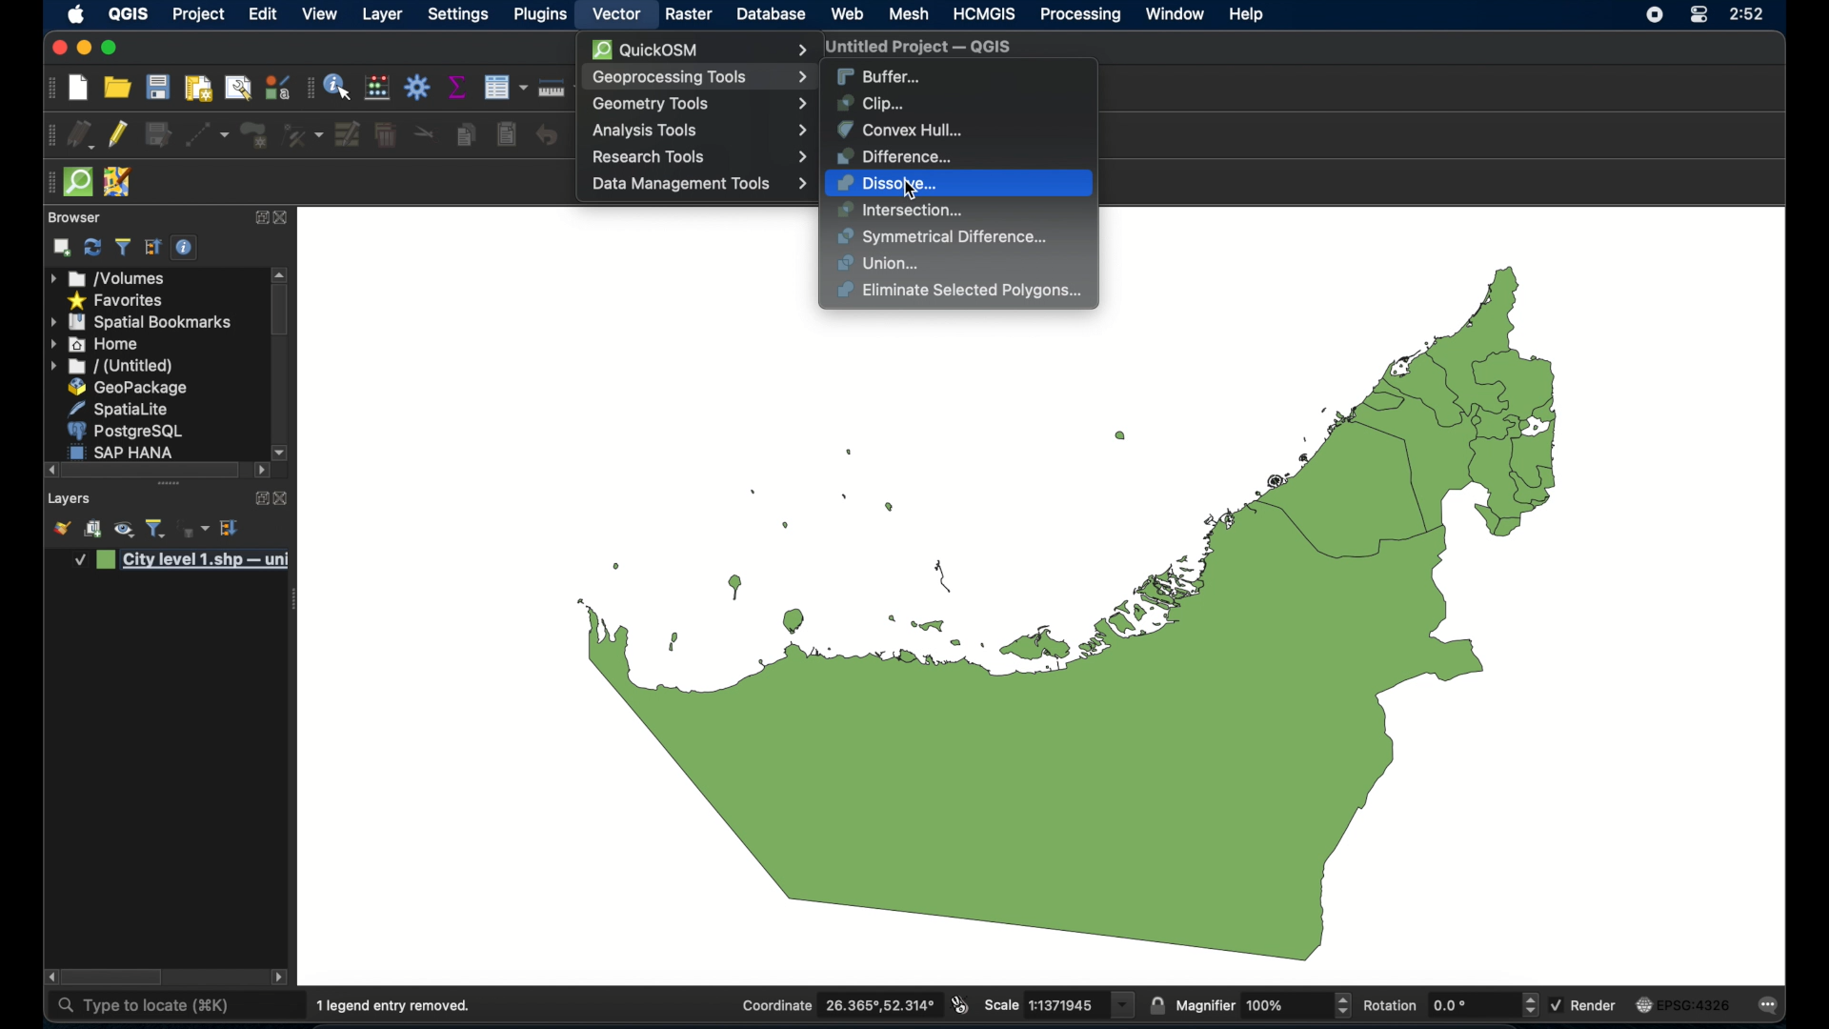  Describe the element at coordinates (505, 87) in the screenshot. I see `open attribute table` at that location.